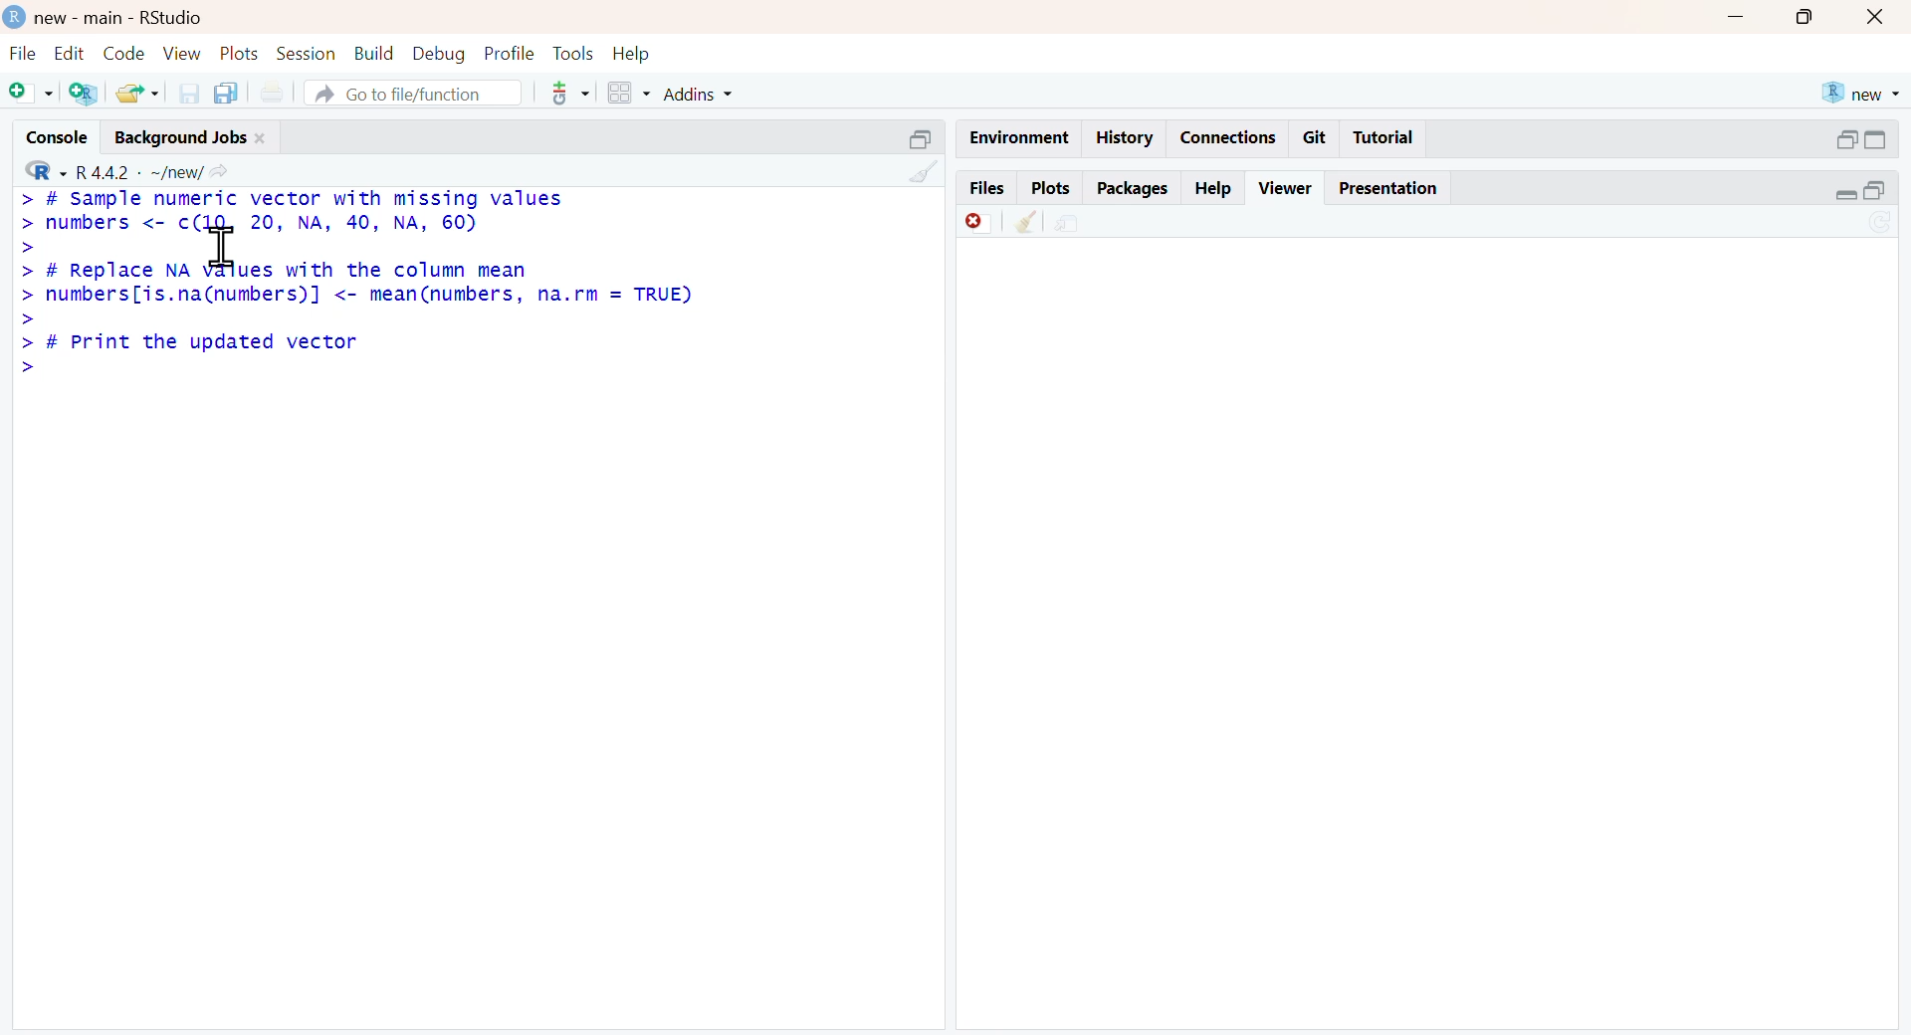 This screenshot has height=1035, width=1911. Describe the element at coordinates (292, 223) in the screenshot. I see `> # Sample numeric vector with missing values> numbers <- c(10, 20, NA, 40, NA, 60)>` at that location.